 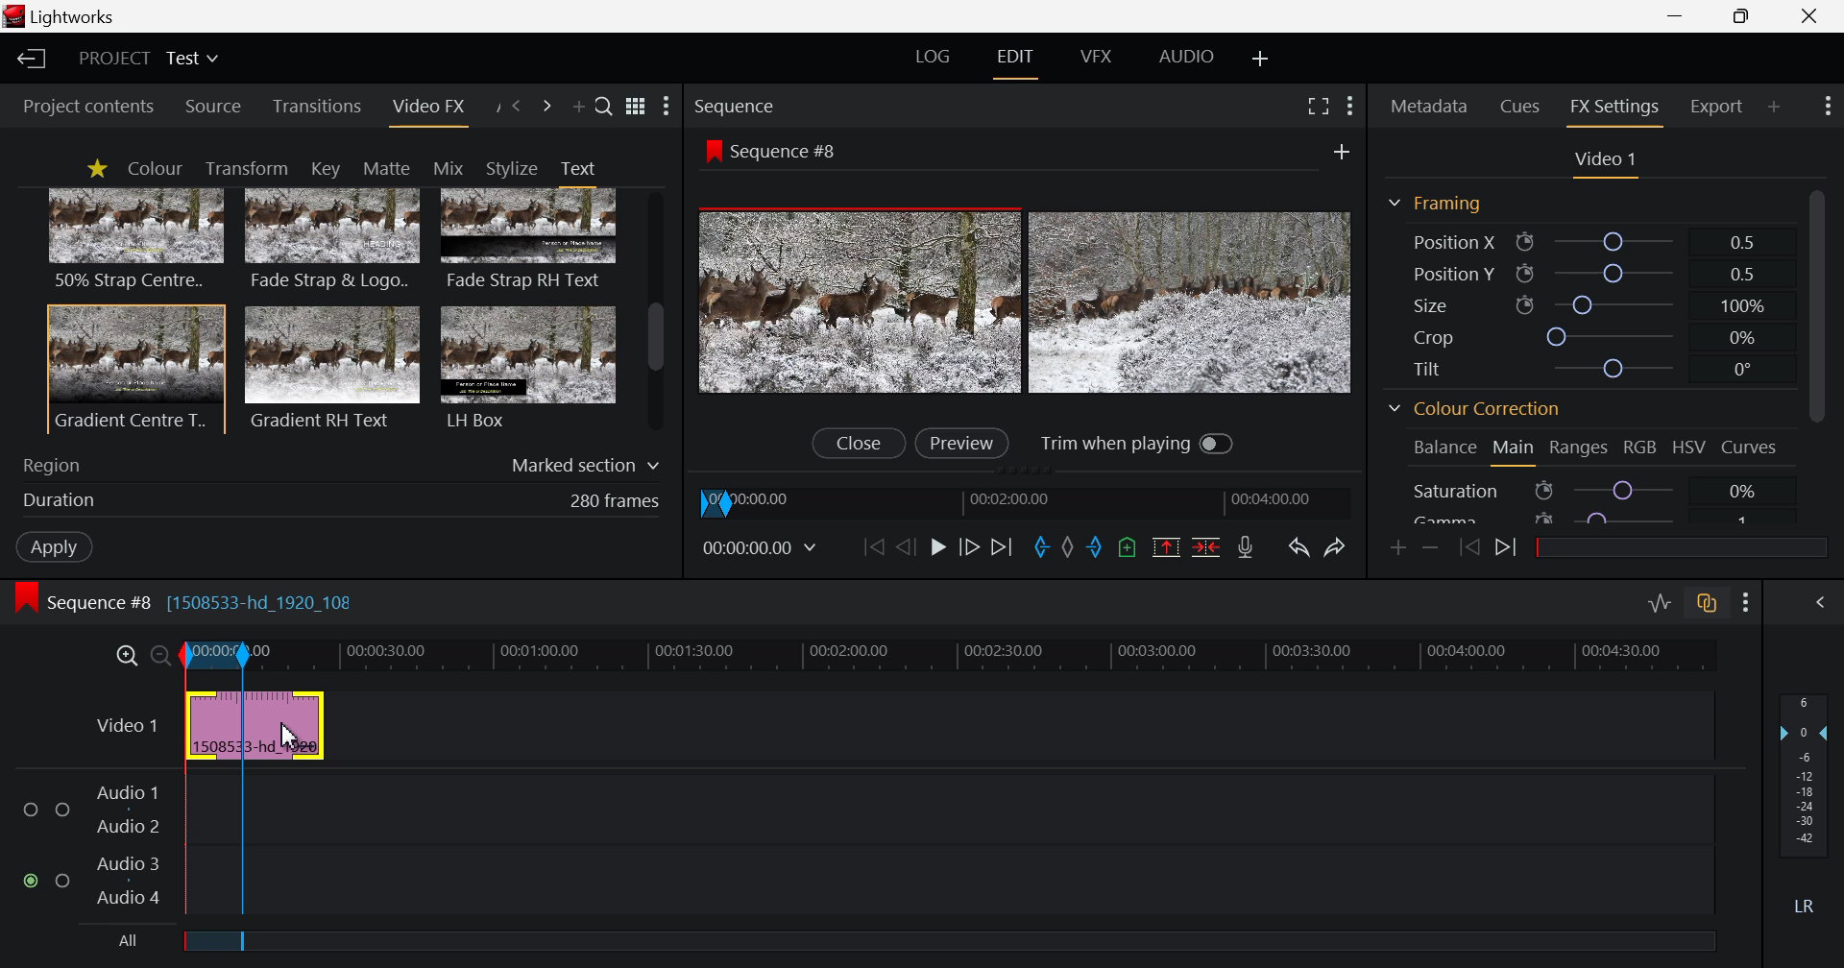 I want to click on Curves, so click(x=1753, y=446).